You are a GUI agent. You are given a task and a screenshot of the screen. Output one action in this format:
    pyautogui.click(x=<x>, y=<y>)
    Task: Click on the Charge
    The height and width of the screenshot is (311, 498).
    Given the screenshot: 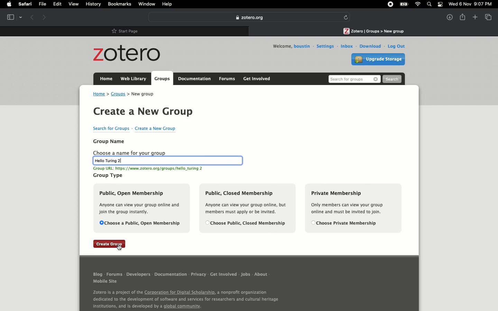 What is the action you would take?
    pyautogui.click(x=403, y=4)
    